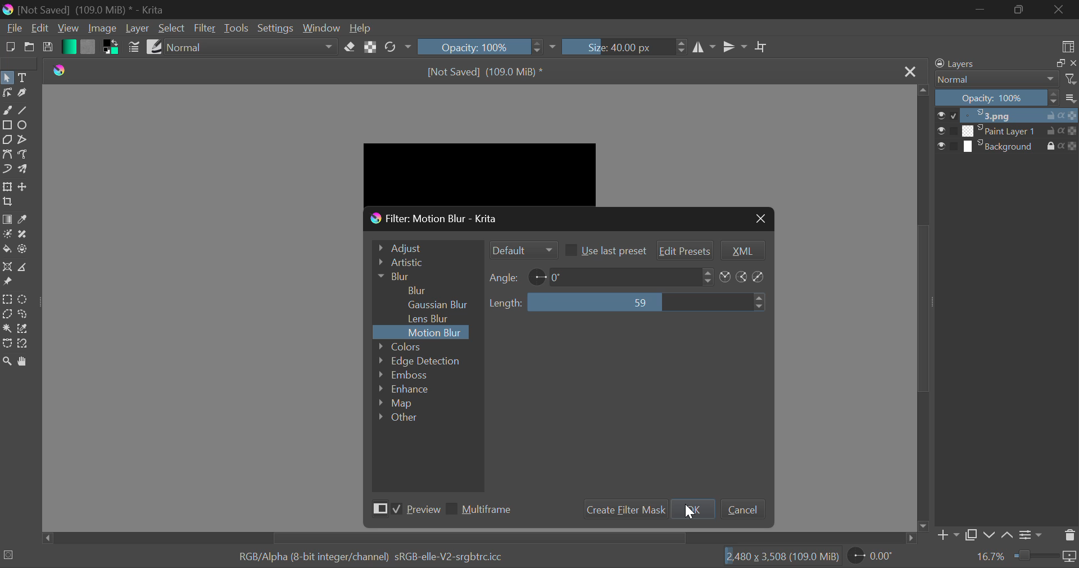  I want to click on Copy Layer, so click(971, 535).